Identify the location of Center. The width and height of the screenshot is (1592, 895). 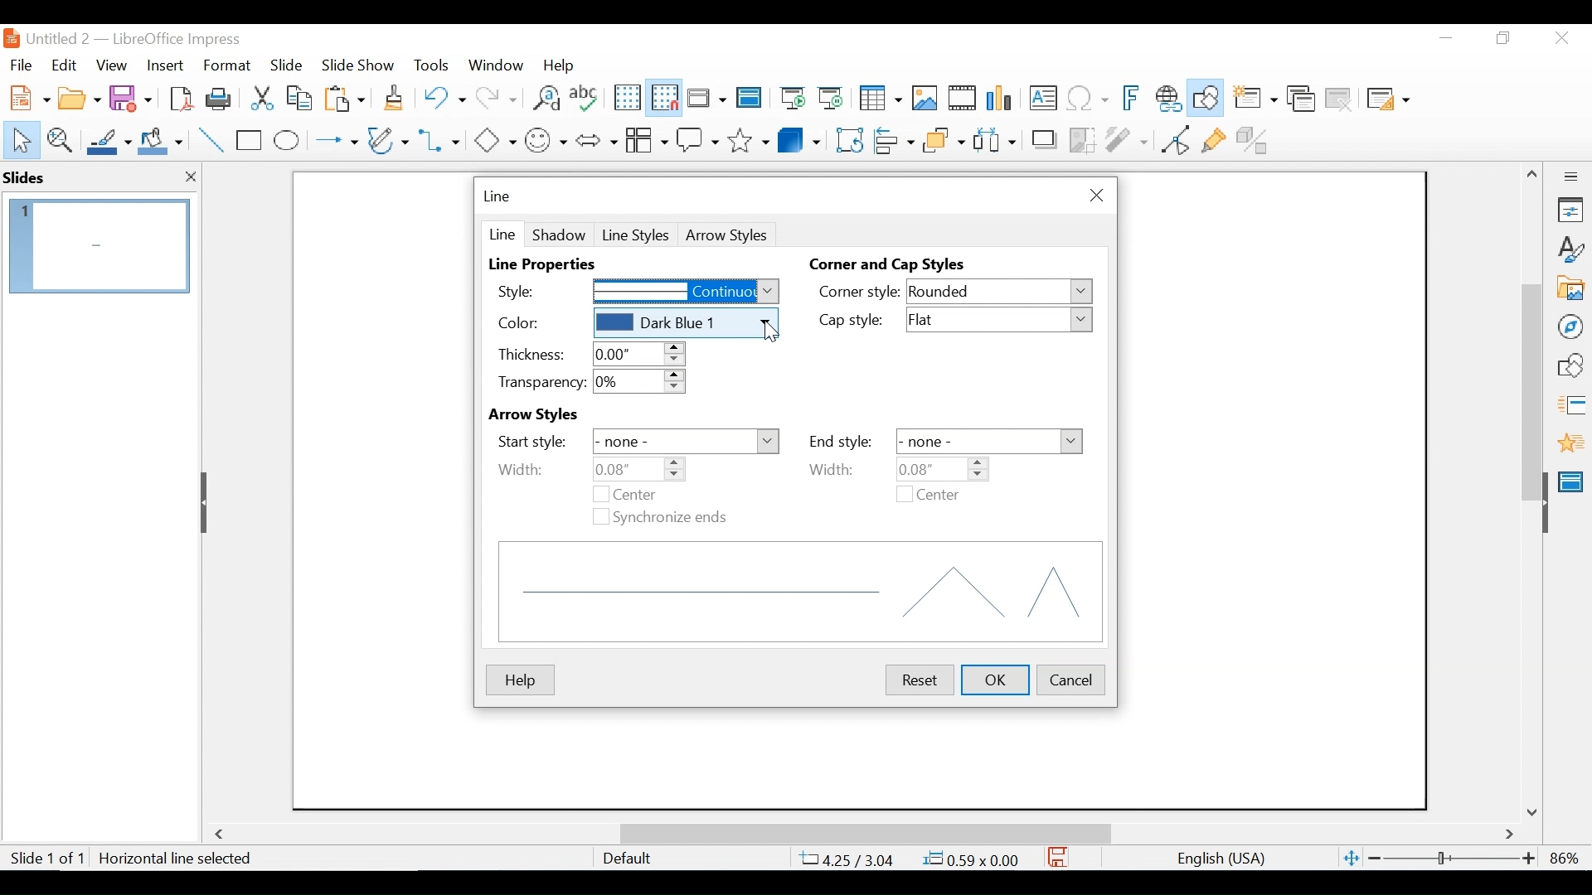
(938, 496).